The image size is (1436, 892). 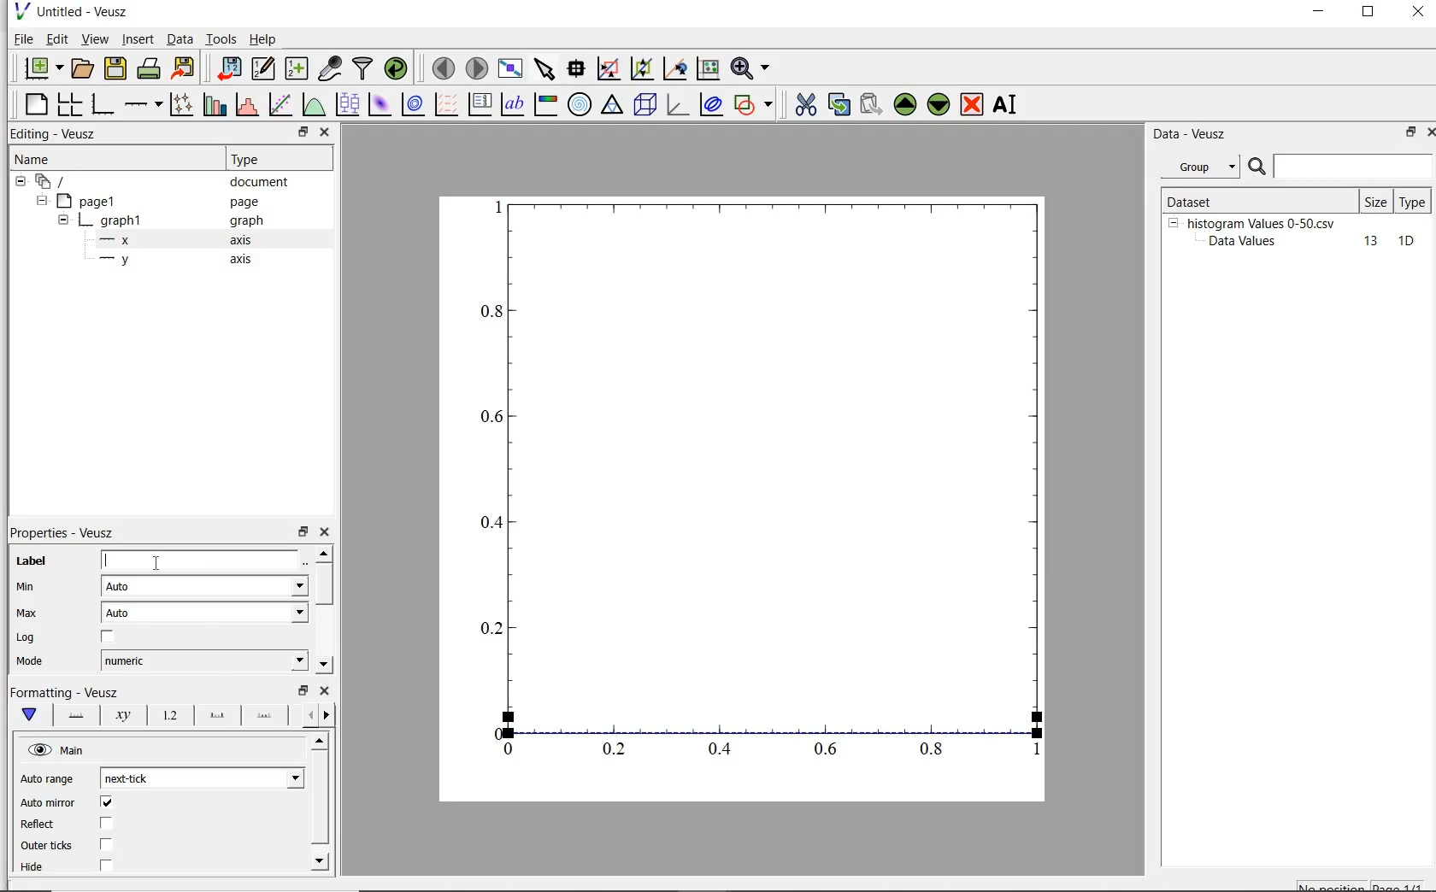 I want to click on rename the selected widget, so click(x=1007, y=104).